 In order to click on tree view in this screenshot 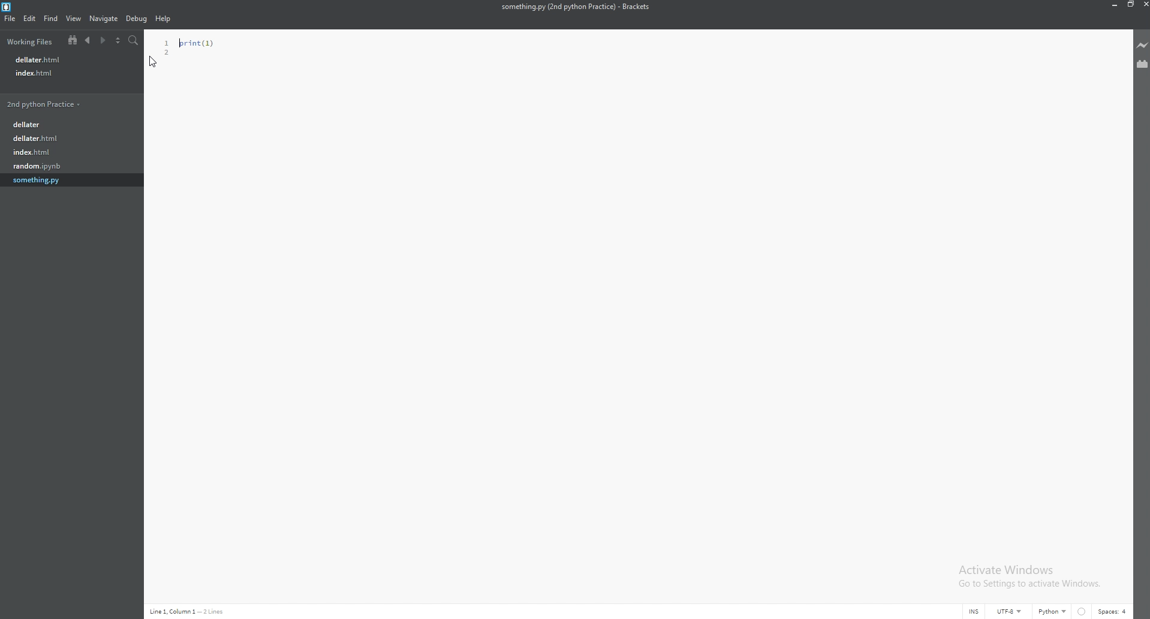, I will do `click(73, 40)`.